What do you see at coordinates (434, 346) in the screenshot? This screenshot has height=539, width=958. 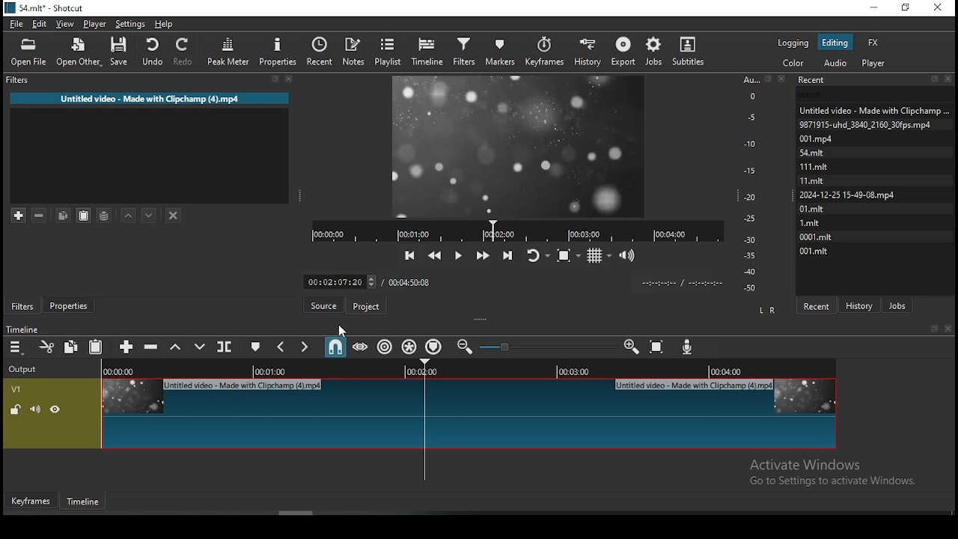 I see `ripple markers` at bounding box center [434, 346].